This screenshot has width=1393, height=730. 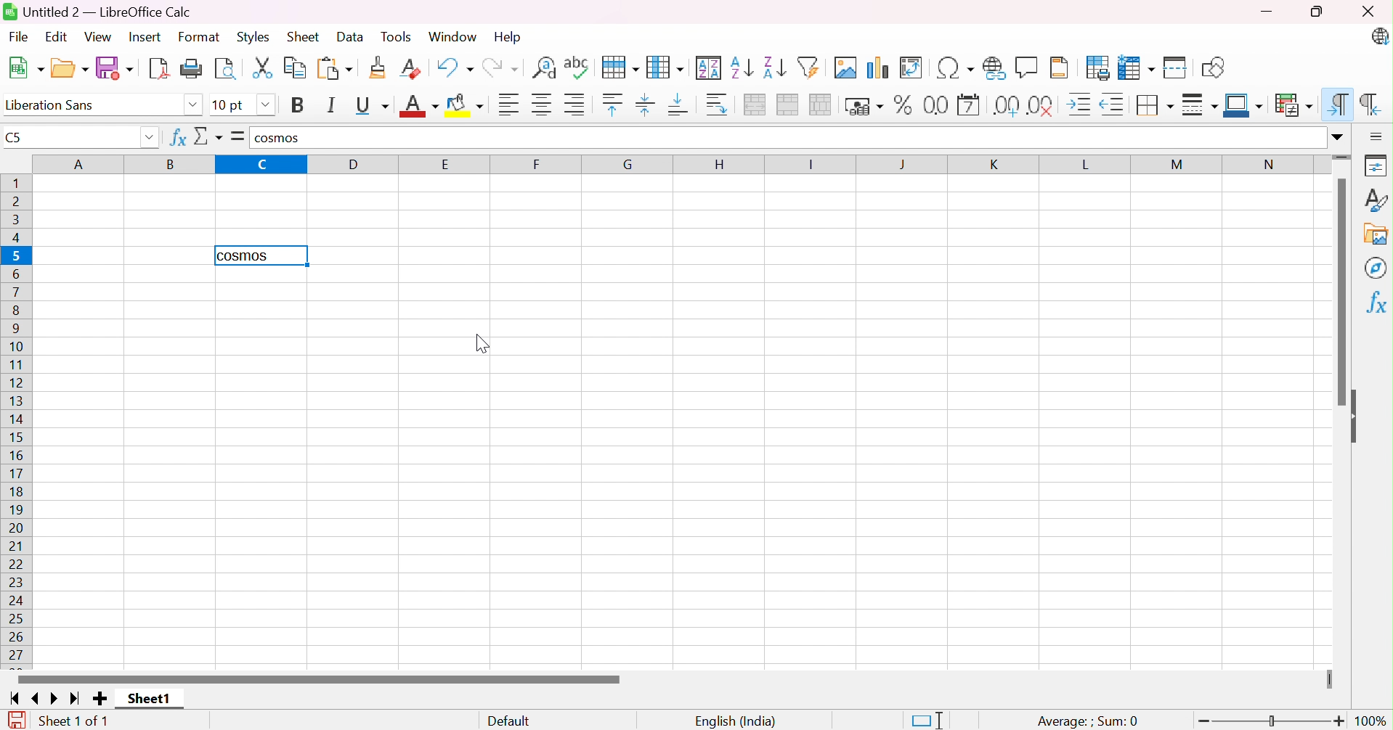 What do you see at coordinates (193, 70) in the screenshot?
I see `Print` at bounding box center [193, 70].